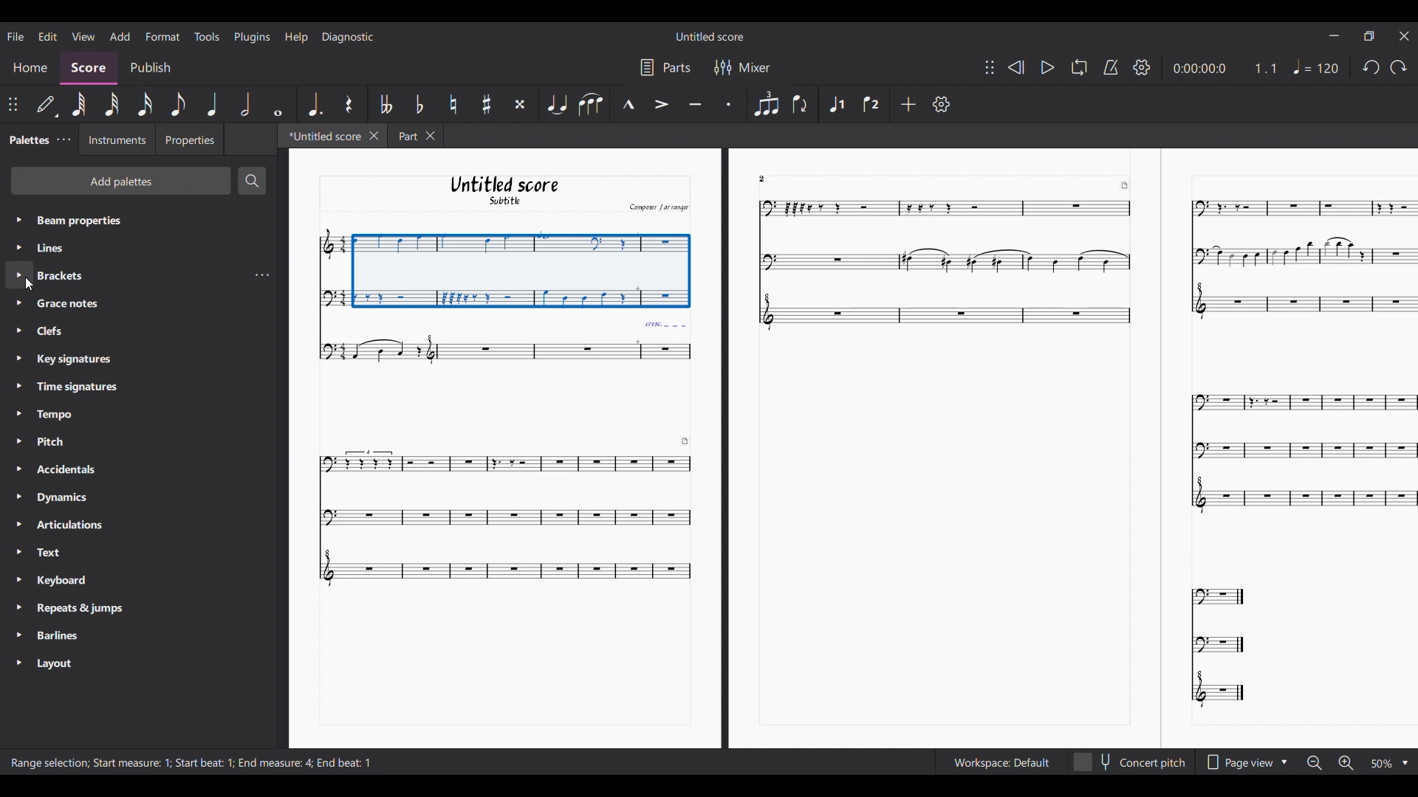  Describe the element at coordinates (115, 220) in the screenshot. I see `Beam properties` at that location.